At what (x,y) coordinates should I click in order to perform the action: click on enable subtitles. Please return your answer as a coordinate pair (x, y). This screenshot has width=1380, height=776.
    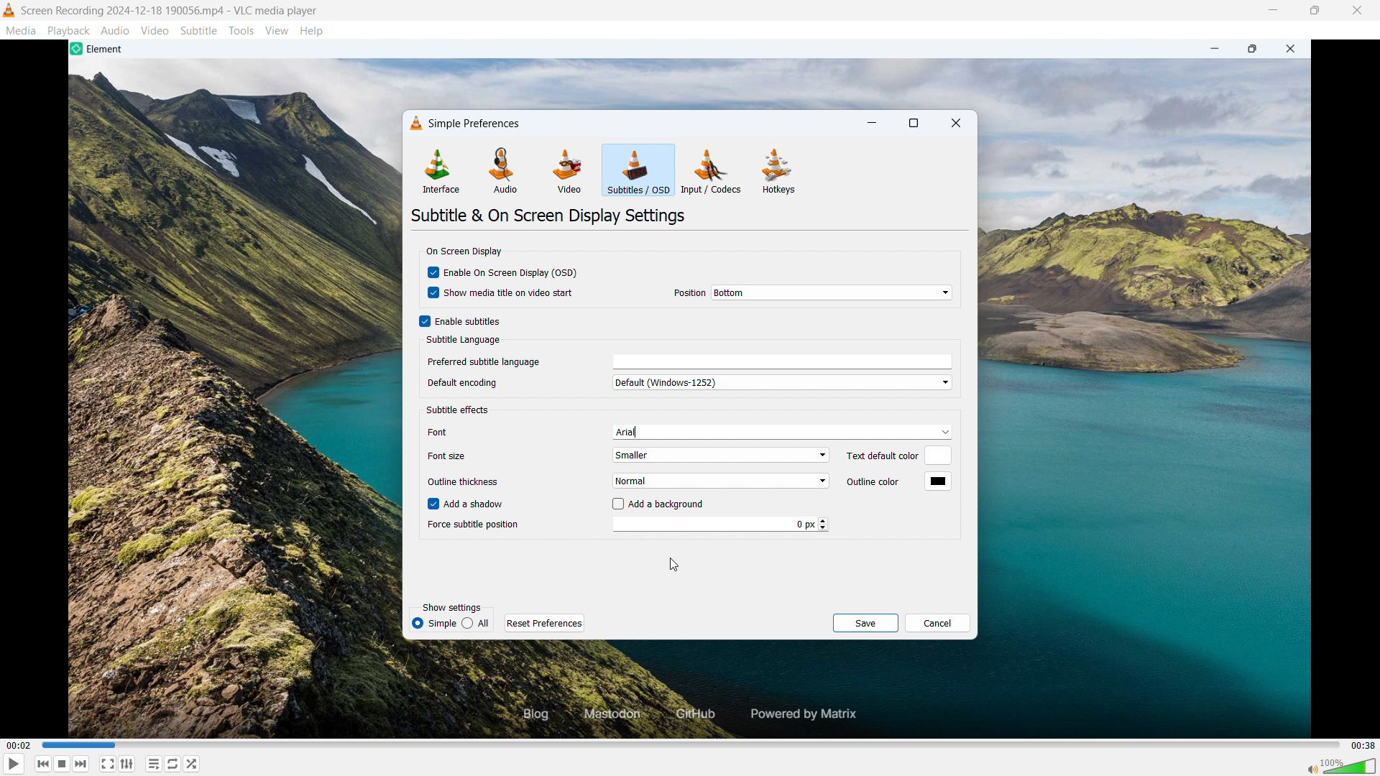
    Looking at the image, I should click on (460, 321).